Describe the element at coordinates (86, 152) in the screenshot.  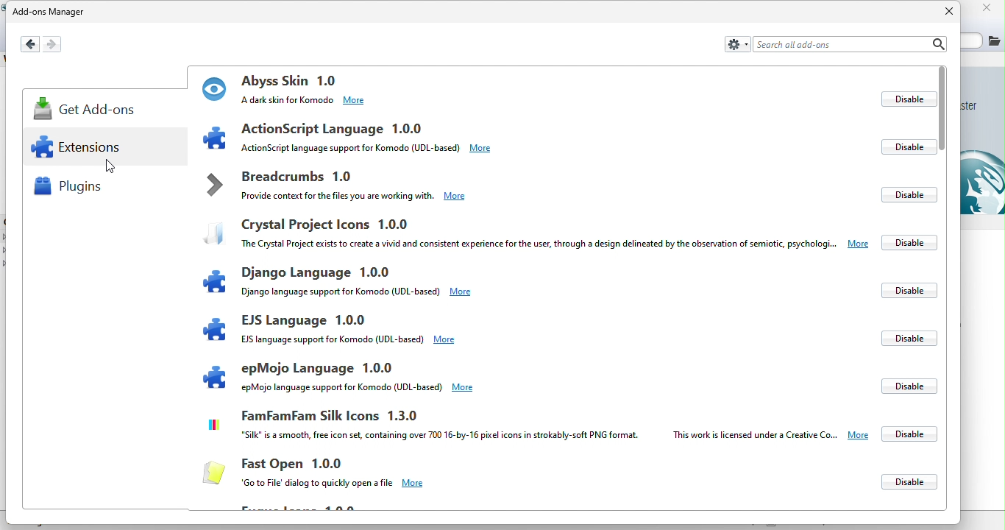
I see `extensions` at that location.